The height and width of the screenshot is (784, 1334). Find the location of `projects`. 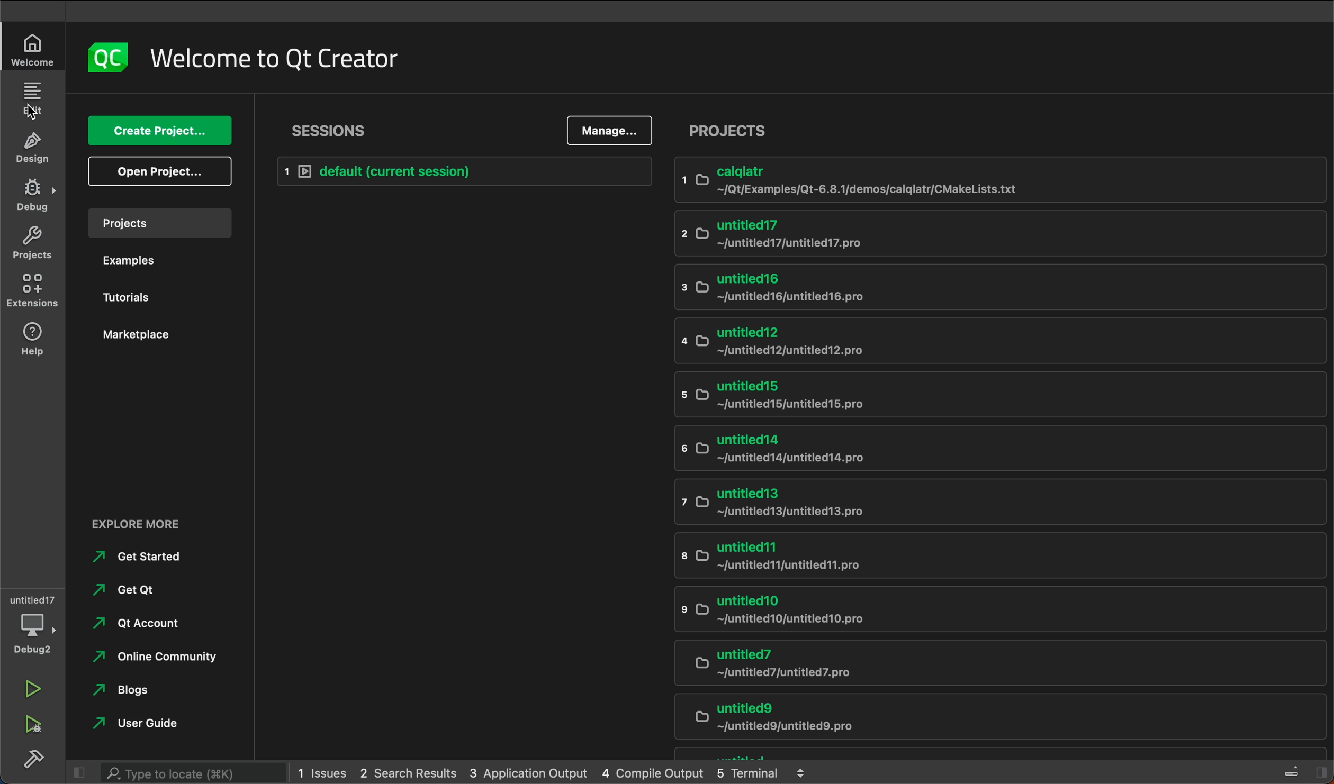

projects is located at coordinates (34, 242).